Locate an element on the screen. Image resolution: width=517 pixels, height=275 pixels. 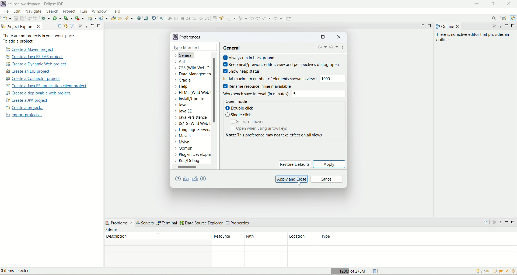
JS/TS is located at coordinates (191, 125).